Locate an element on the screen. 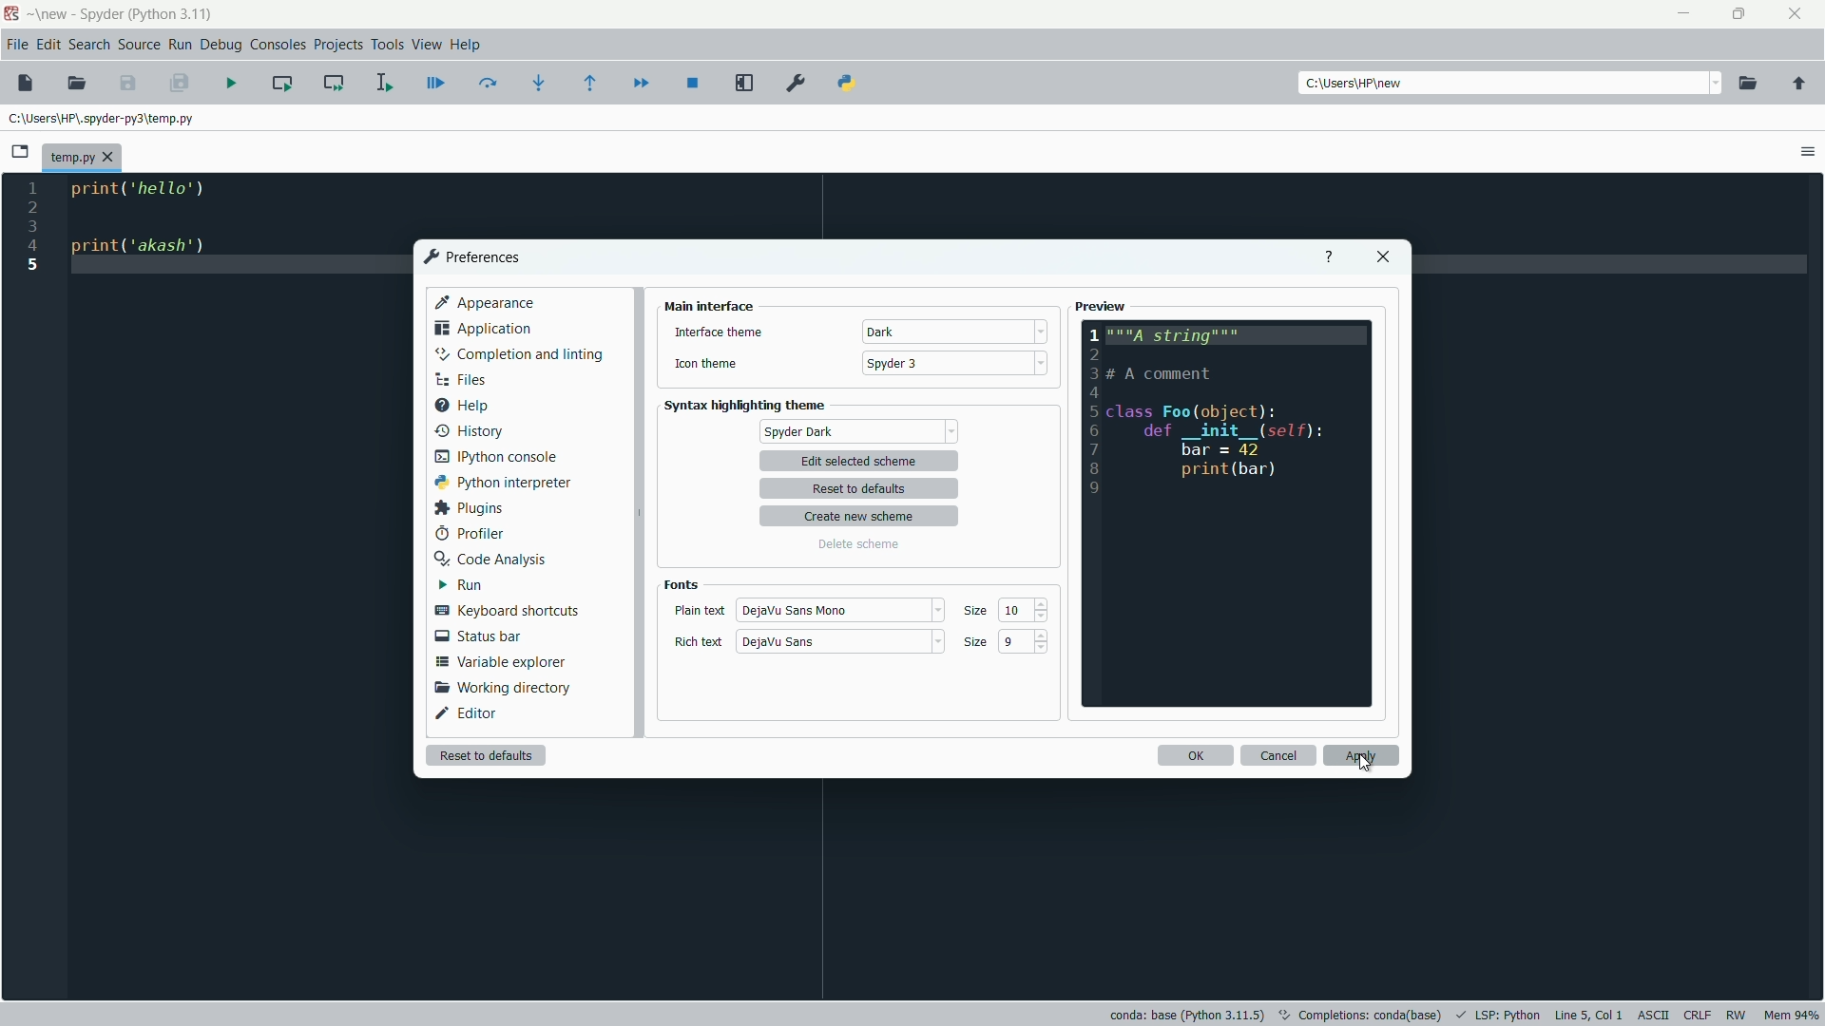  edit menu is located at coordinates (48, 44).